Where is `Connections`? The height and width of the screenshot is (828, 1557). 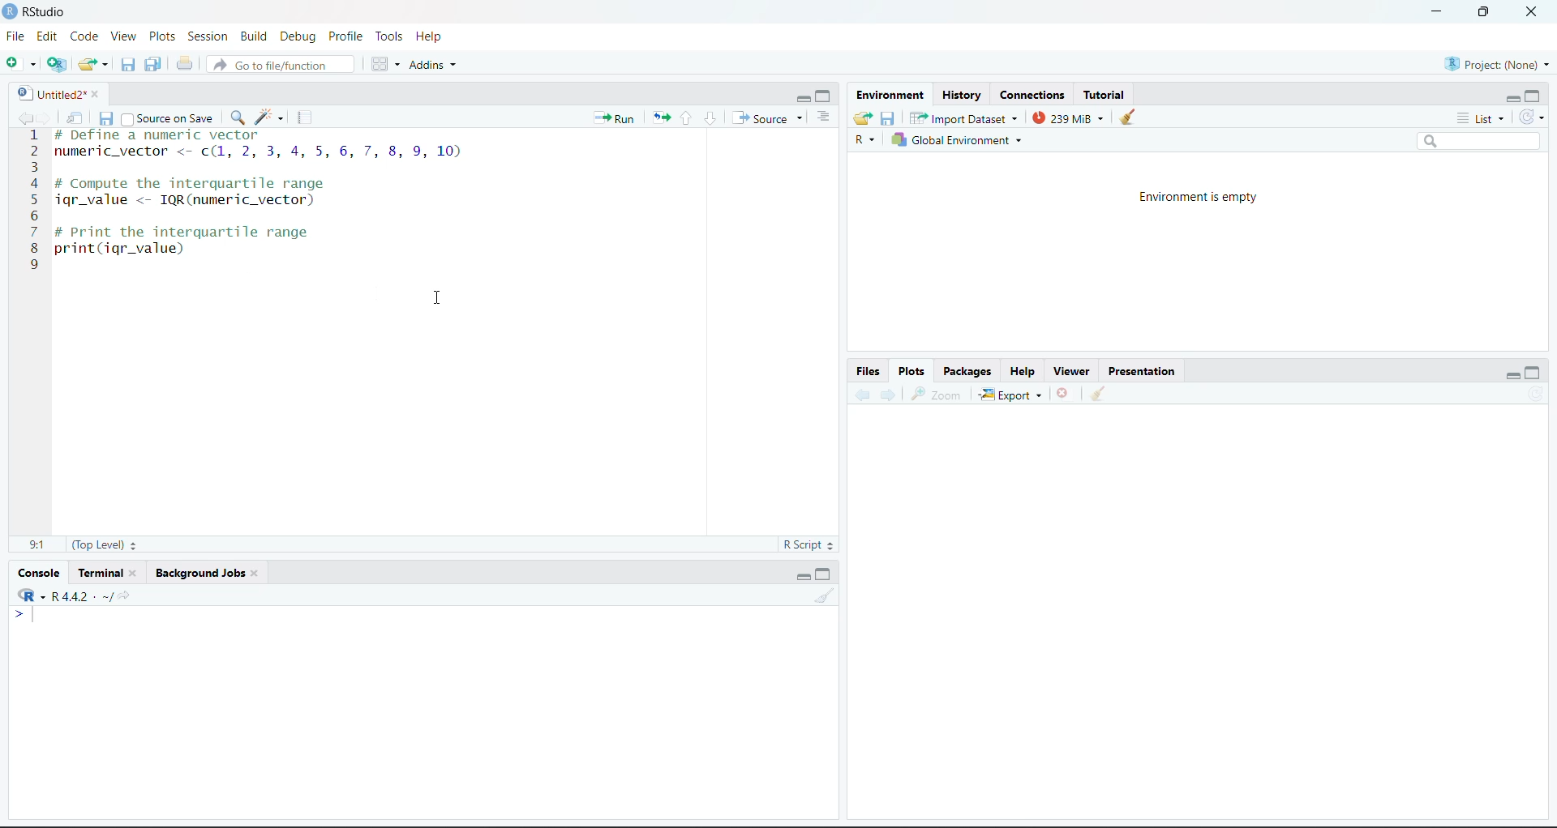 Connections is located at coordinates (1032, 96).